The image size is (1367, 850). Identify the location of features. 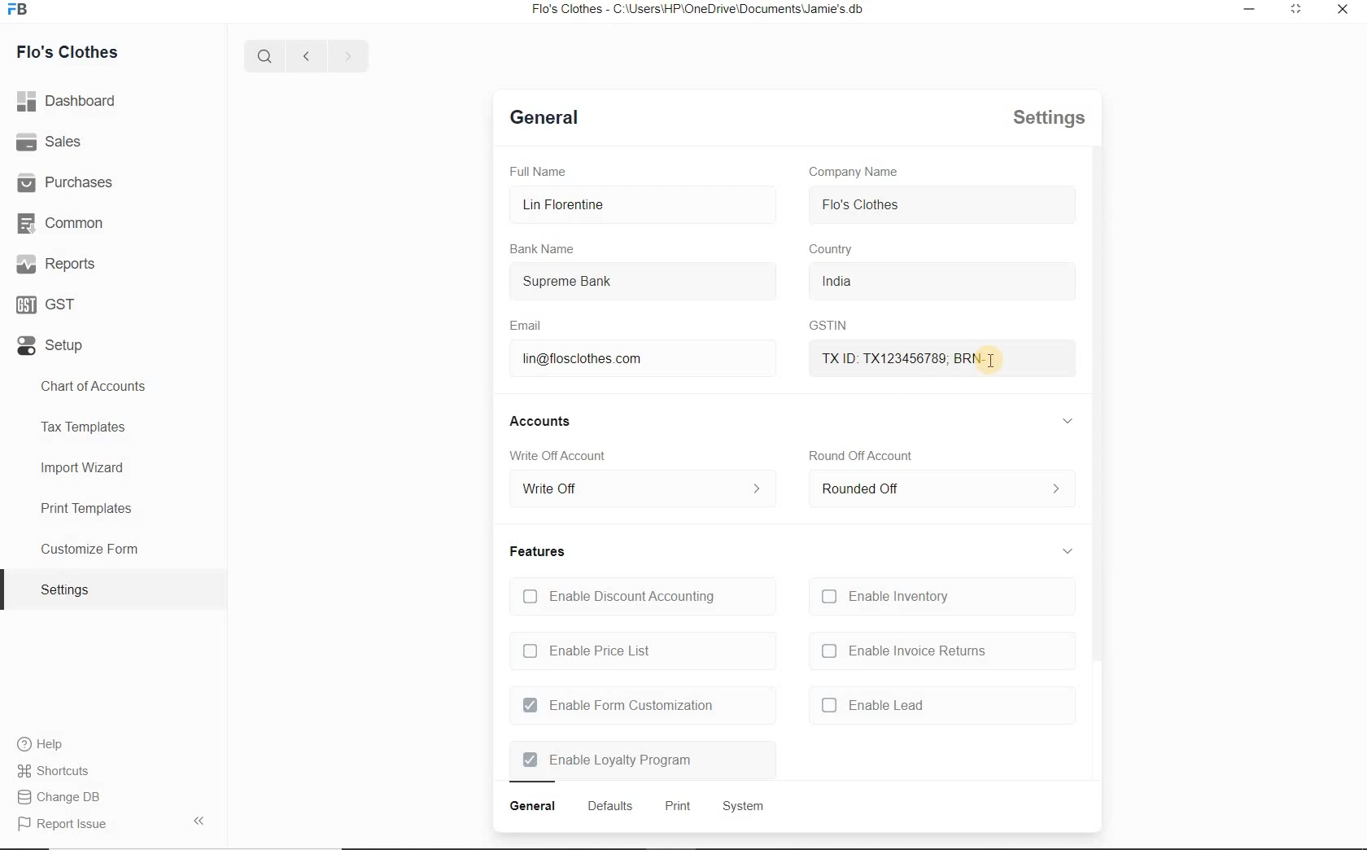
(538, 551).